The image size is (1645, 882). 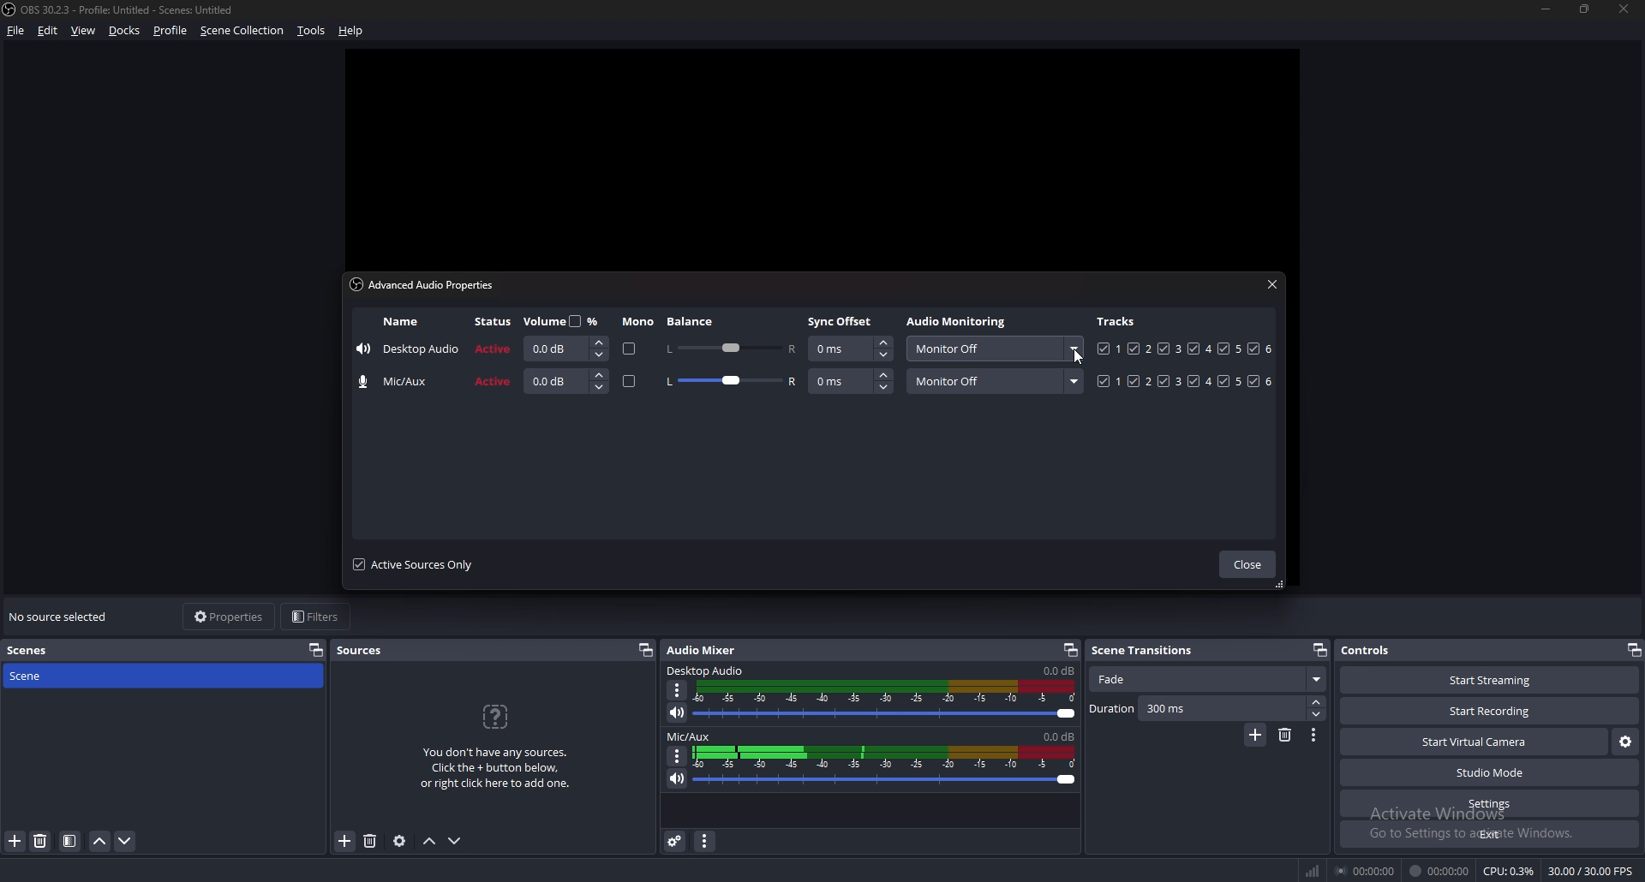 I want to click on advanced audio properties, so click(x=675, y=841).